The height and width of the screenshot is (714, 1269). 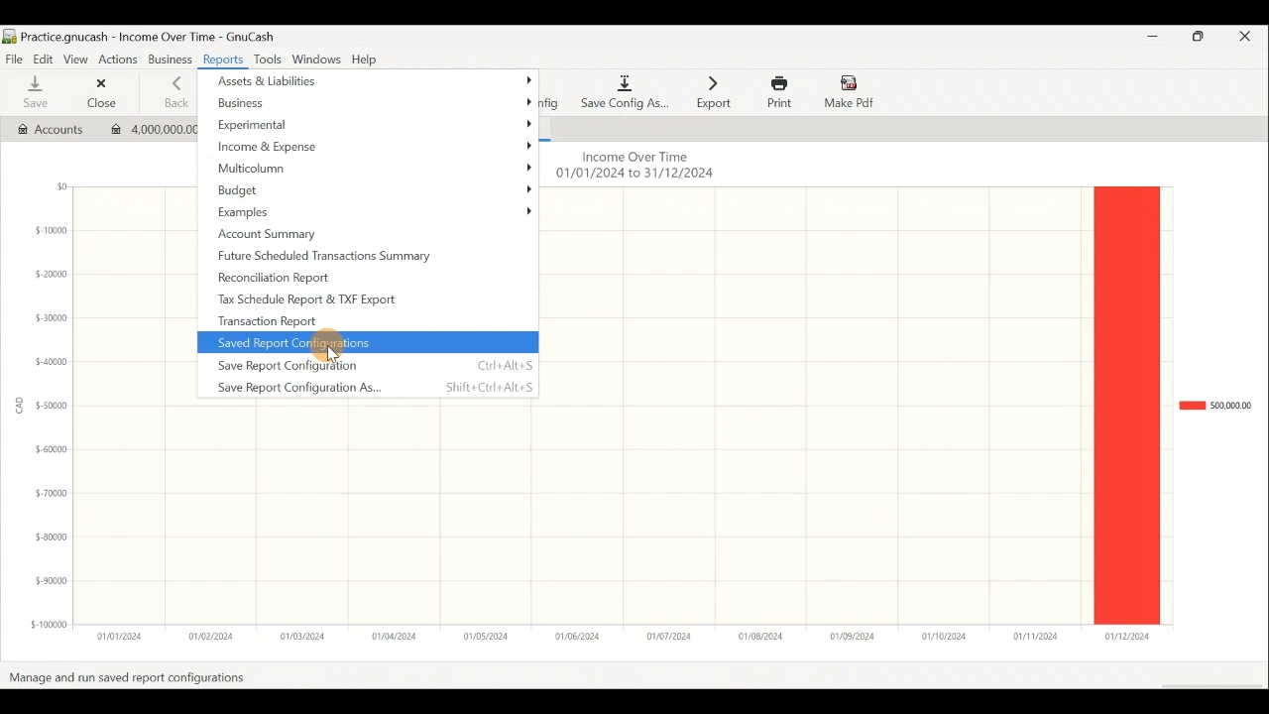 What do you see at coordinates (851, 90) in the screenshot?
I see `Make Pdf` at bounding box center [851, 90].